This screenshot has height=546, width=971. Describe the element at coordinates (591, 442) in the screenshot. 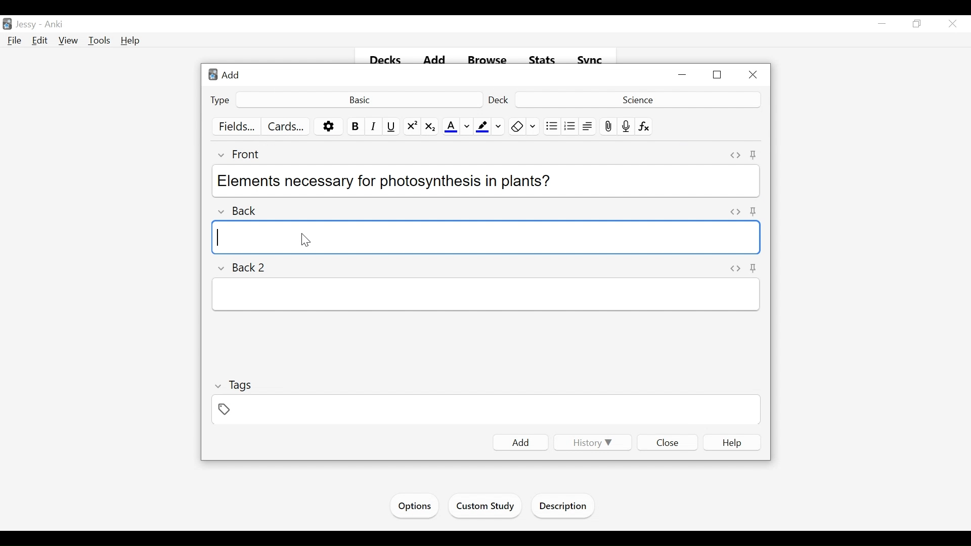

I see `History` at that location.